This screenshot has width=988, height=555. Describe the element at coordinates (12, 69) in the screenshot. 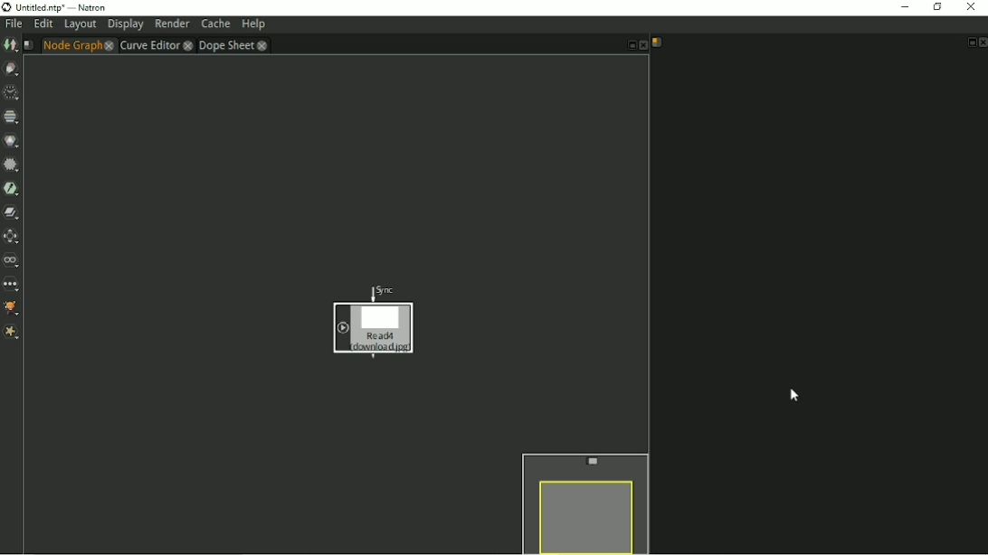

I see `Draw` at that location.